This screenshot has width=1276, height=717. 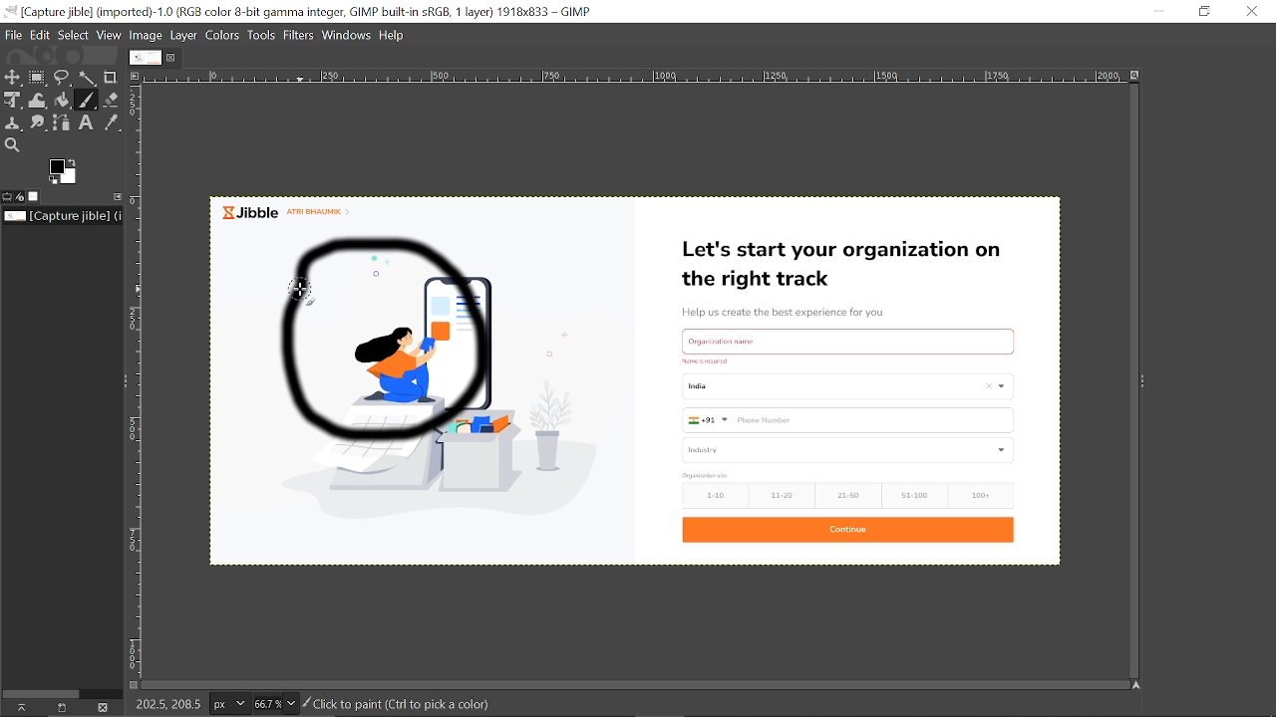 What do you see at coordinates (1142, 381) in the screenshot?
I see `Expand` at bounding box center [1142, 381].